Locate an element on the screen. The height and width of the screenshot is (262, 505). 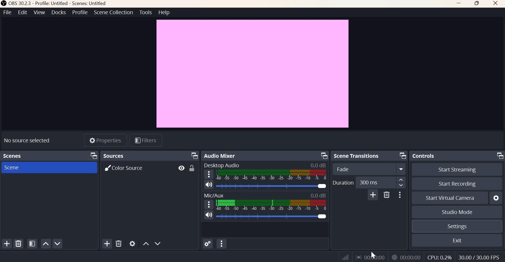
Audio Slider is located at coordinates (321, 216).